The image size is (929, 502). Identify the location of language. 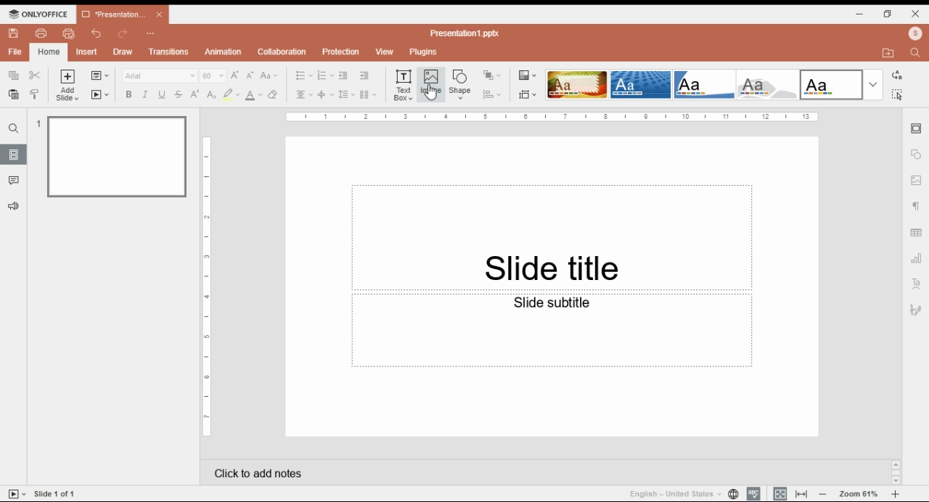
(679, 495).